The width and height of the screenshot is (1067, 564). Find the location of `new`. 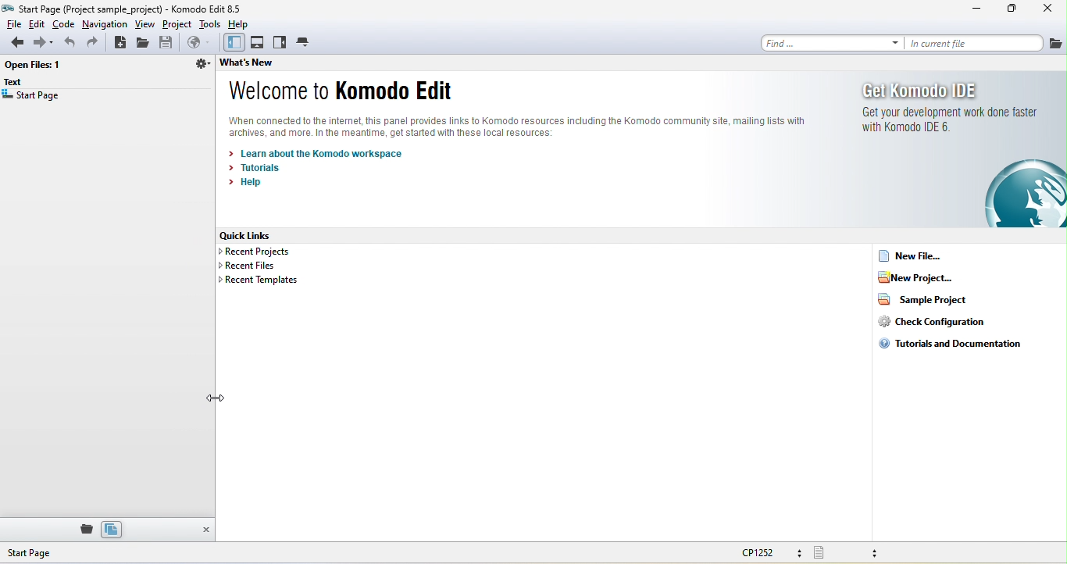

new is located at coordinates (120, 43).